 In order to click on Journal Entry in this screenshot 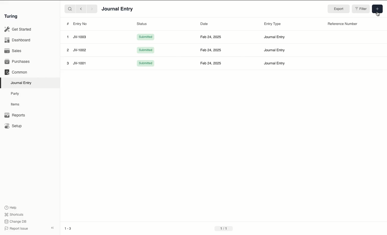, I will do `click(21, 83)`.